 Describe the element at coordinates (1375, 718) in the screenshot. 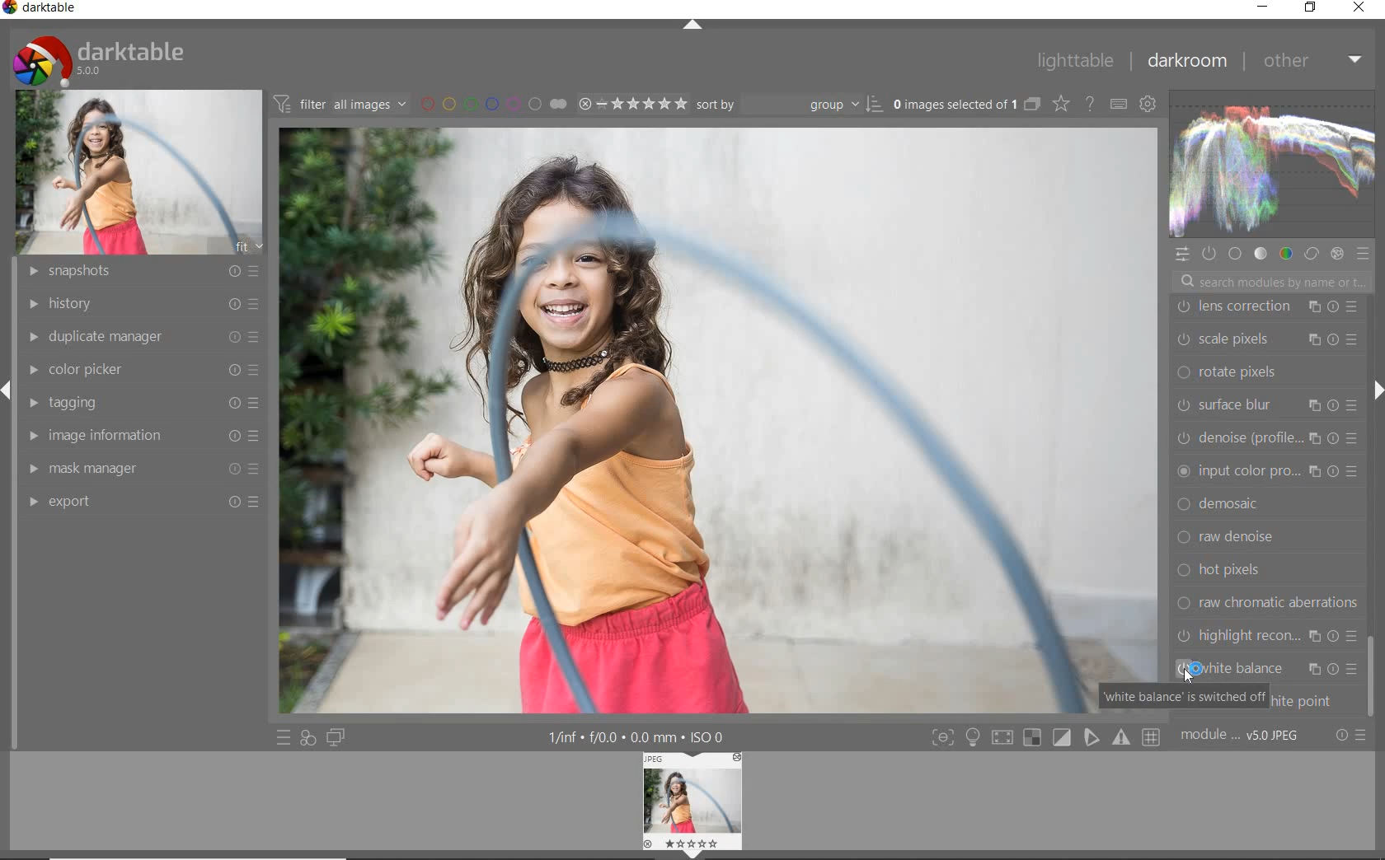

I see `CURSOR` at that location.